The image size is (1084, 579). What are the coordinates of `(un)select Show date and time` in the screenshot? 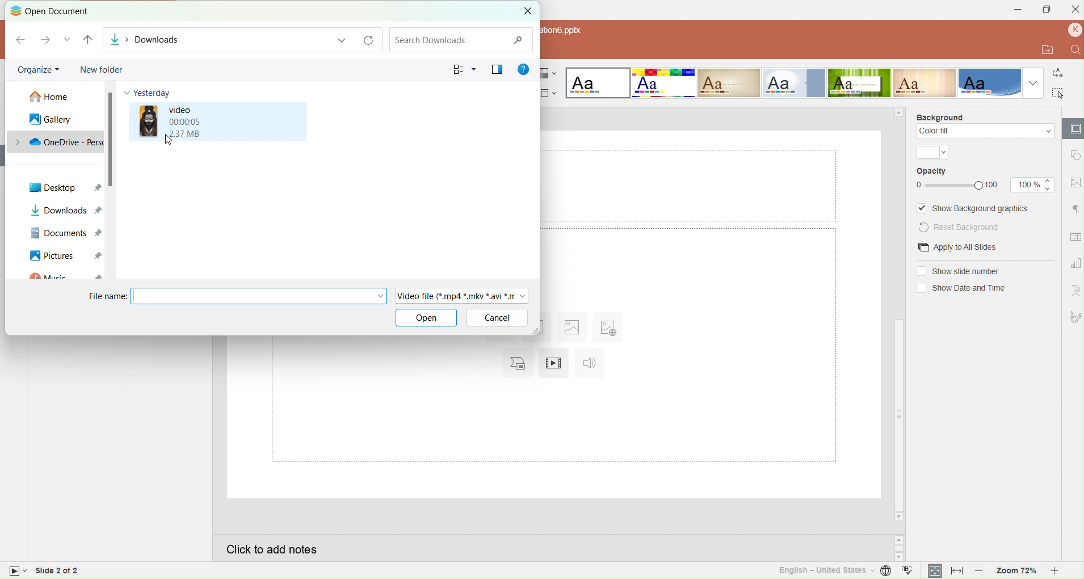 It's located at (960, 290).